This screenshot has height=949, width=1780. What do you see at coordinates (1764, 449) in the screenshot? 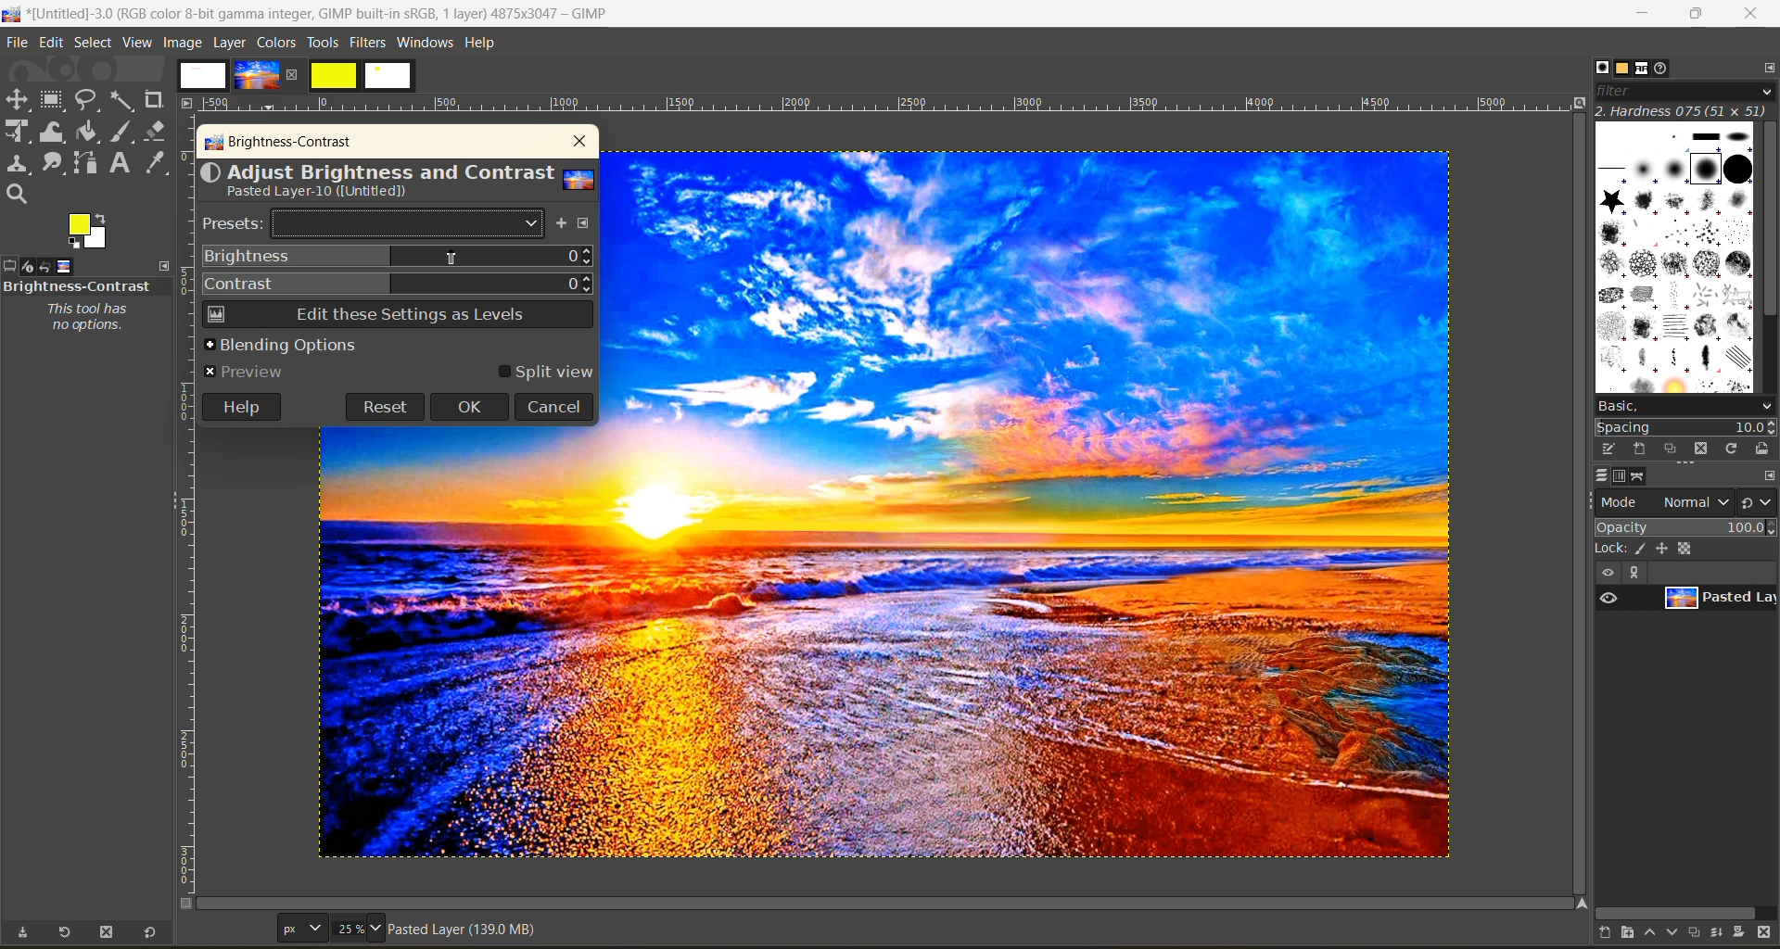
I see `open brush as image` at bounding box center [1764, 449].